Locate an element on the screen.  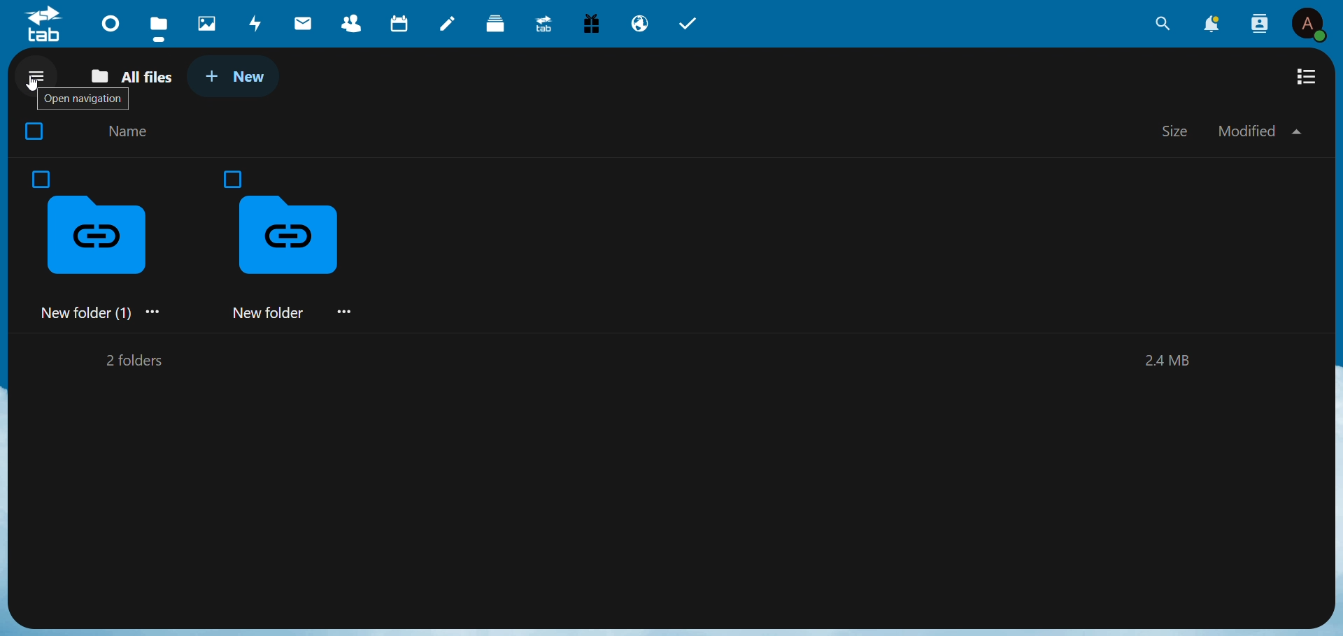
checkbox is located at coordinates (39, 178).